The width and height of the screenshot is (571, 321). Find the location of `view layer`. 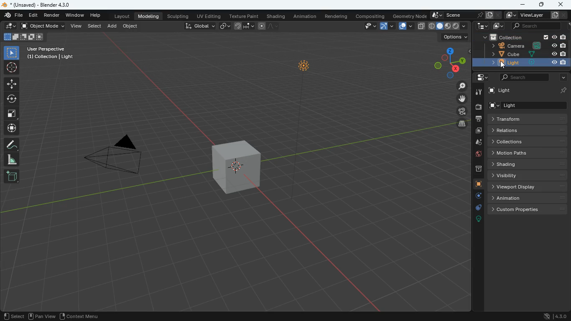

view layer is located at coordinates (532, 15).